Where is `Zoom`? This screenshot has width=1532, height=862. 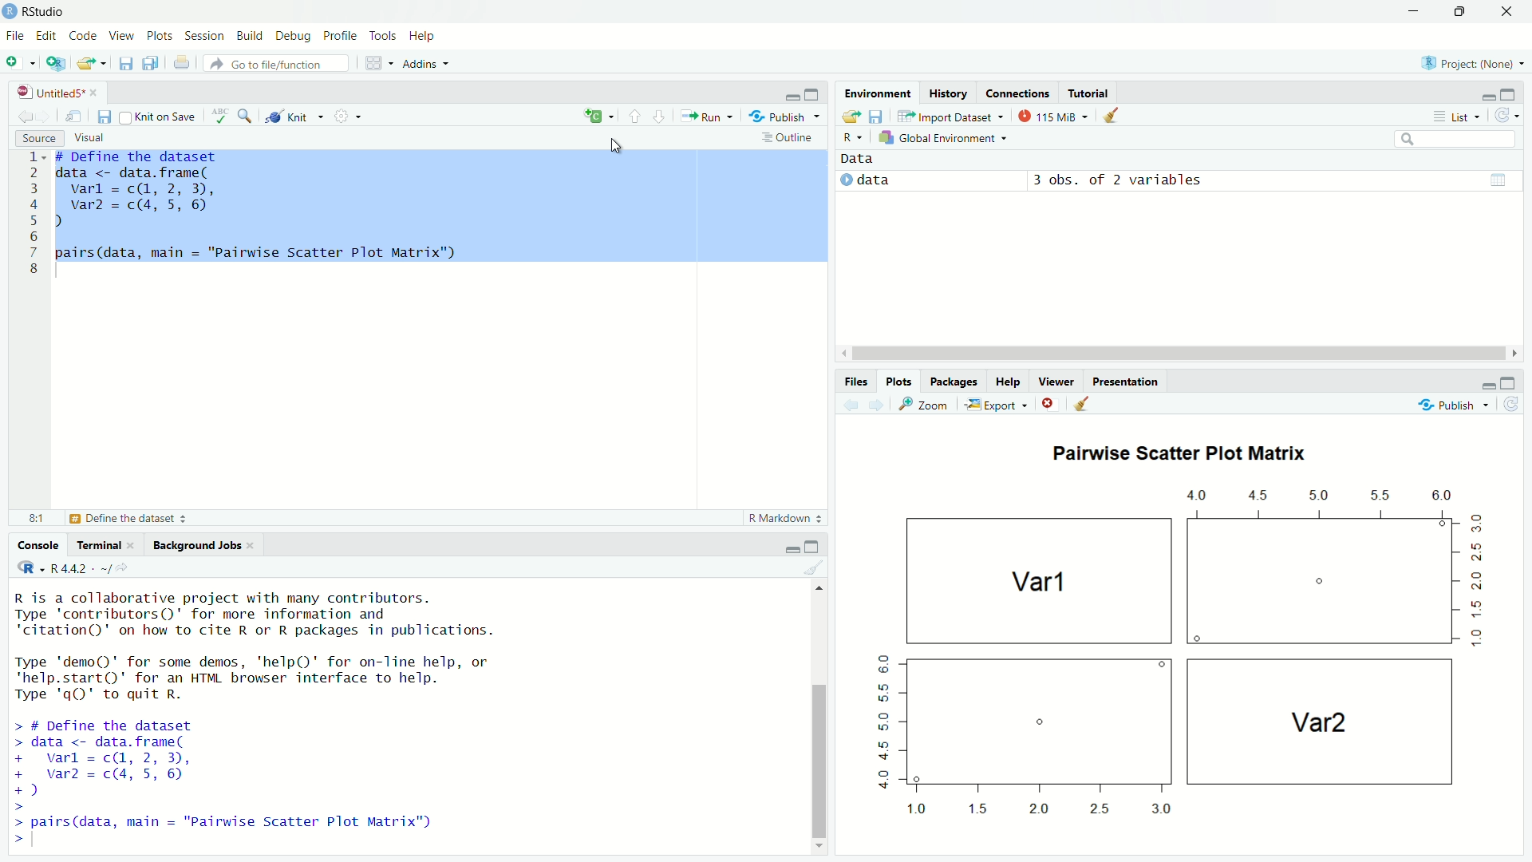
Zoom is located at coordinates (921, 402).